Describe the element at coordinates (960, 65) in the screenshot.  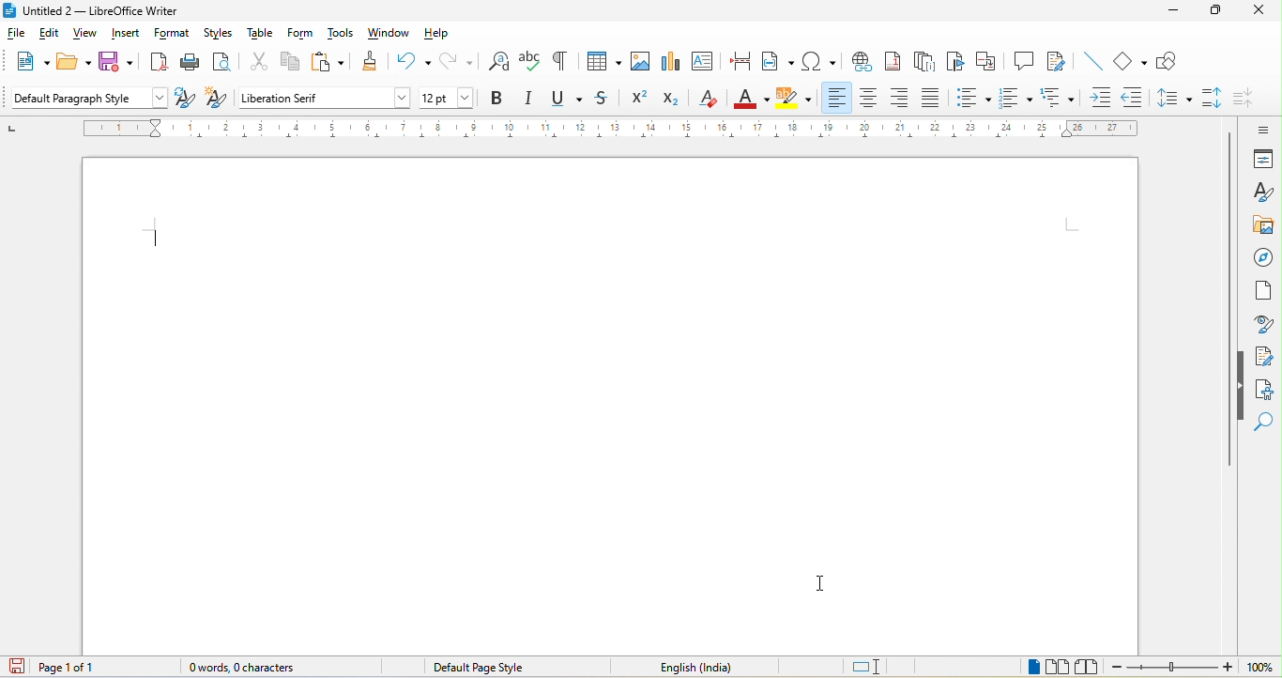
I see `bookmark` at that location.